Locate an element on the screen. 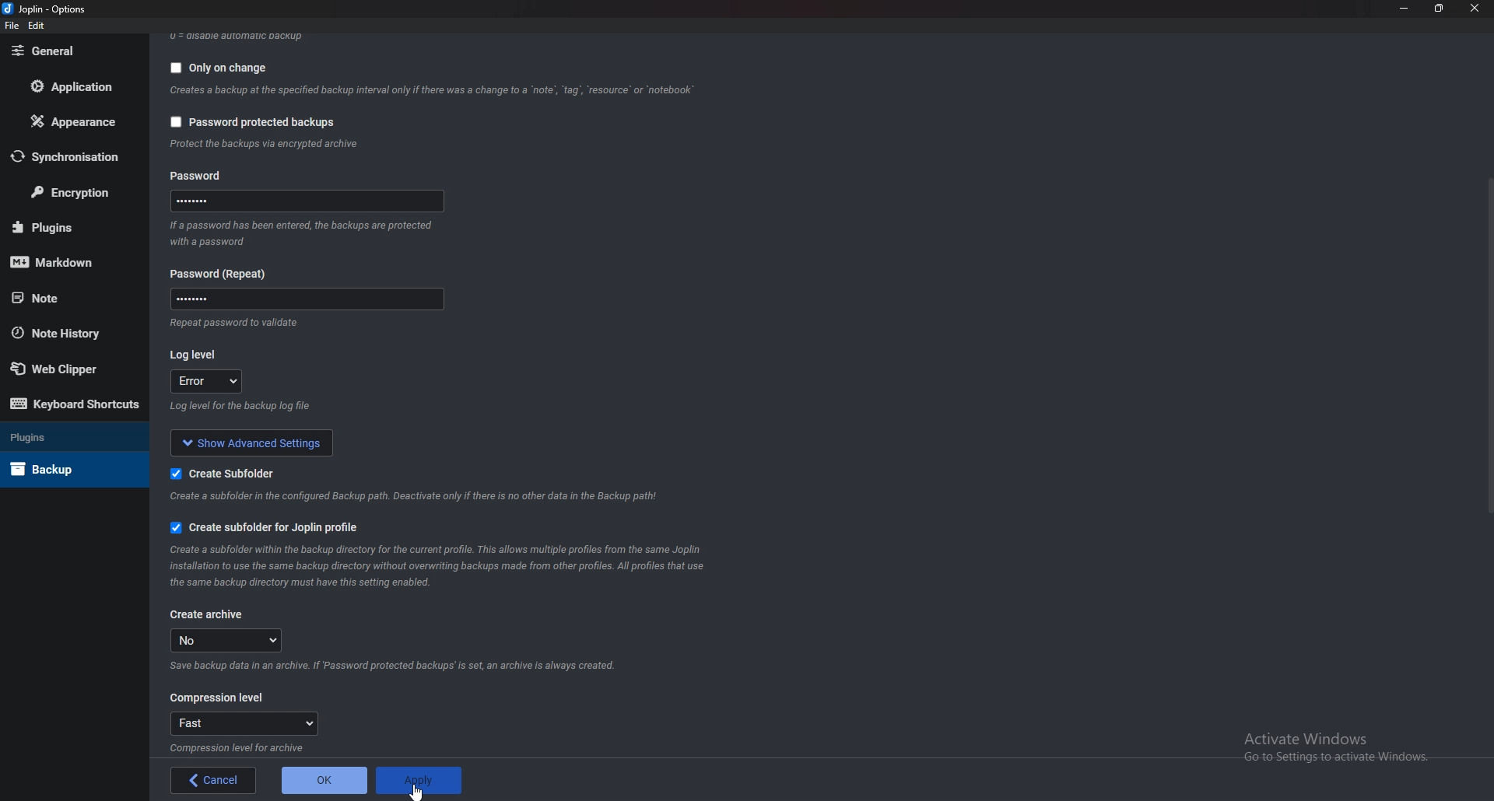  scroll bar is located at coordinates (1488, 348).